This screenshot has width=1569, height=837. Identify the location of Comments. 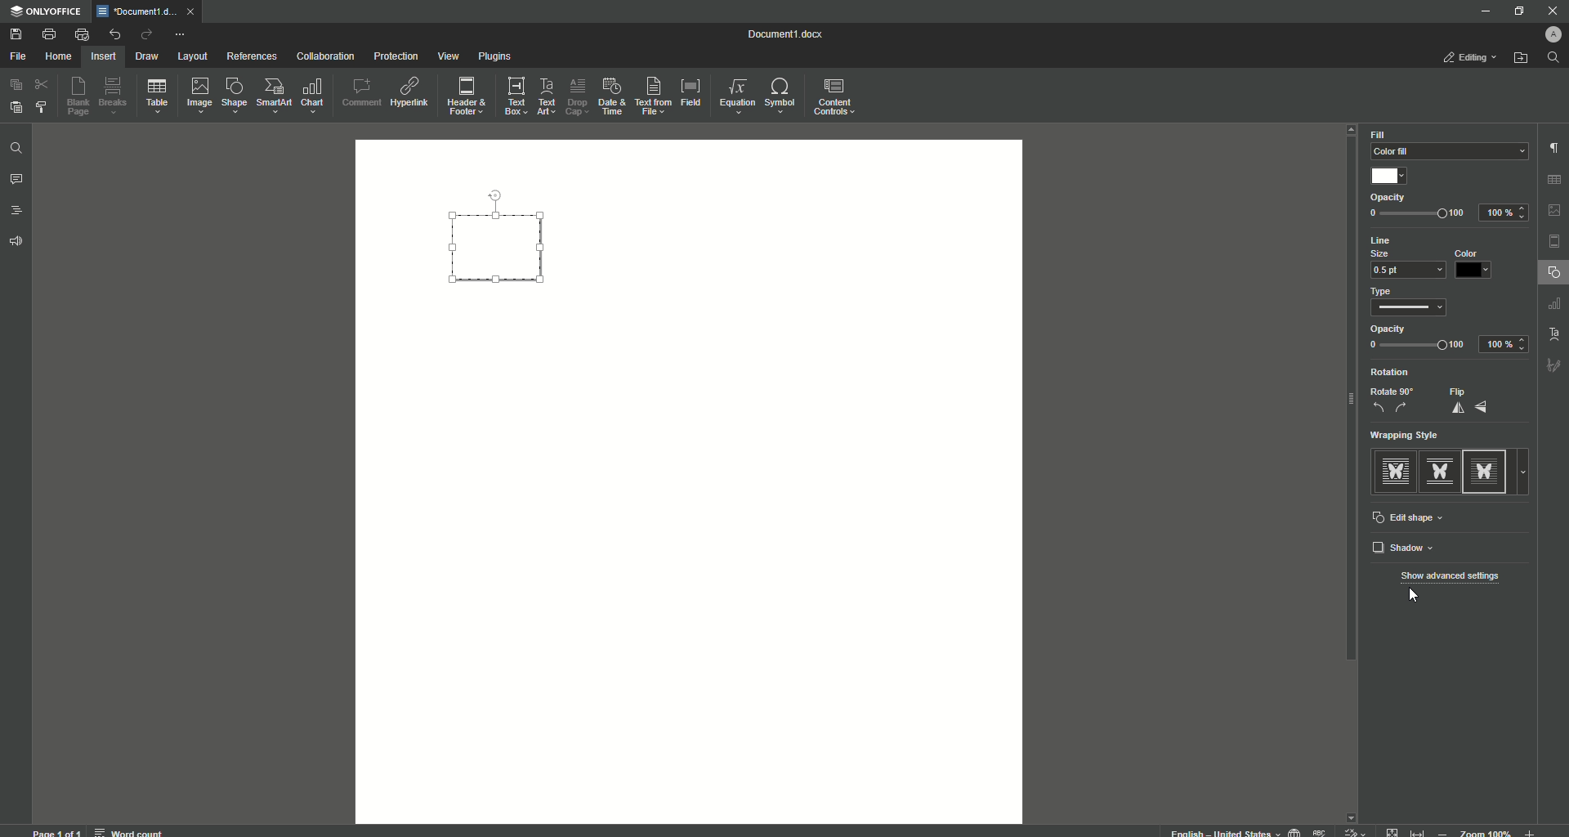
(16, 180).